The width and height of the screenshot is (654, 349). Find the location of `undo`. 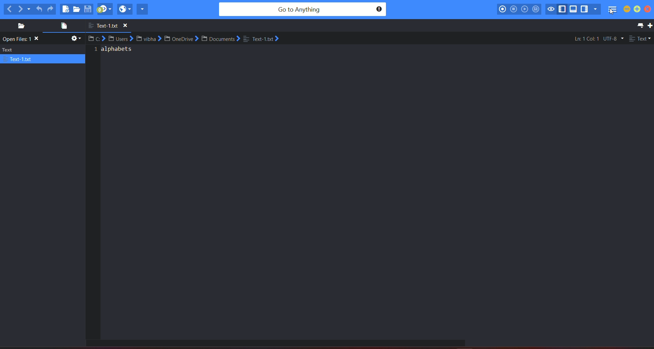

undo is located at coordinates (39, 8).